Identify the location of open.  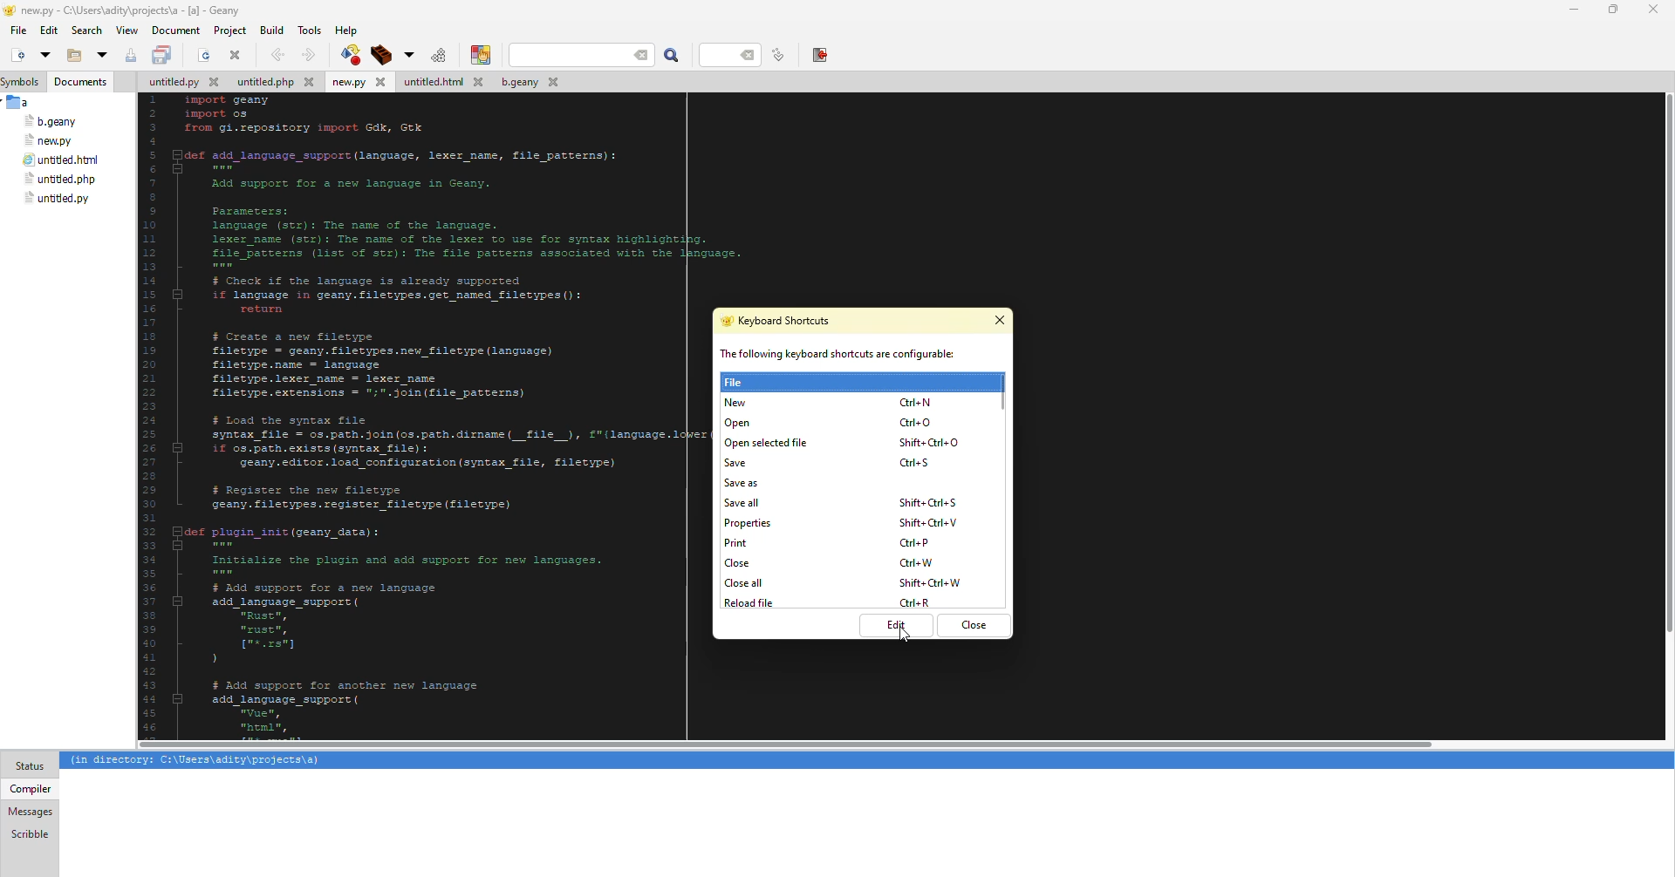
(204, 57).